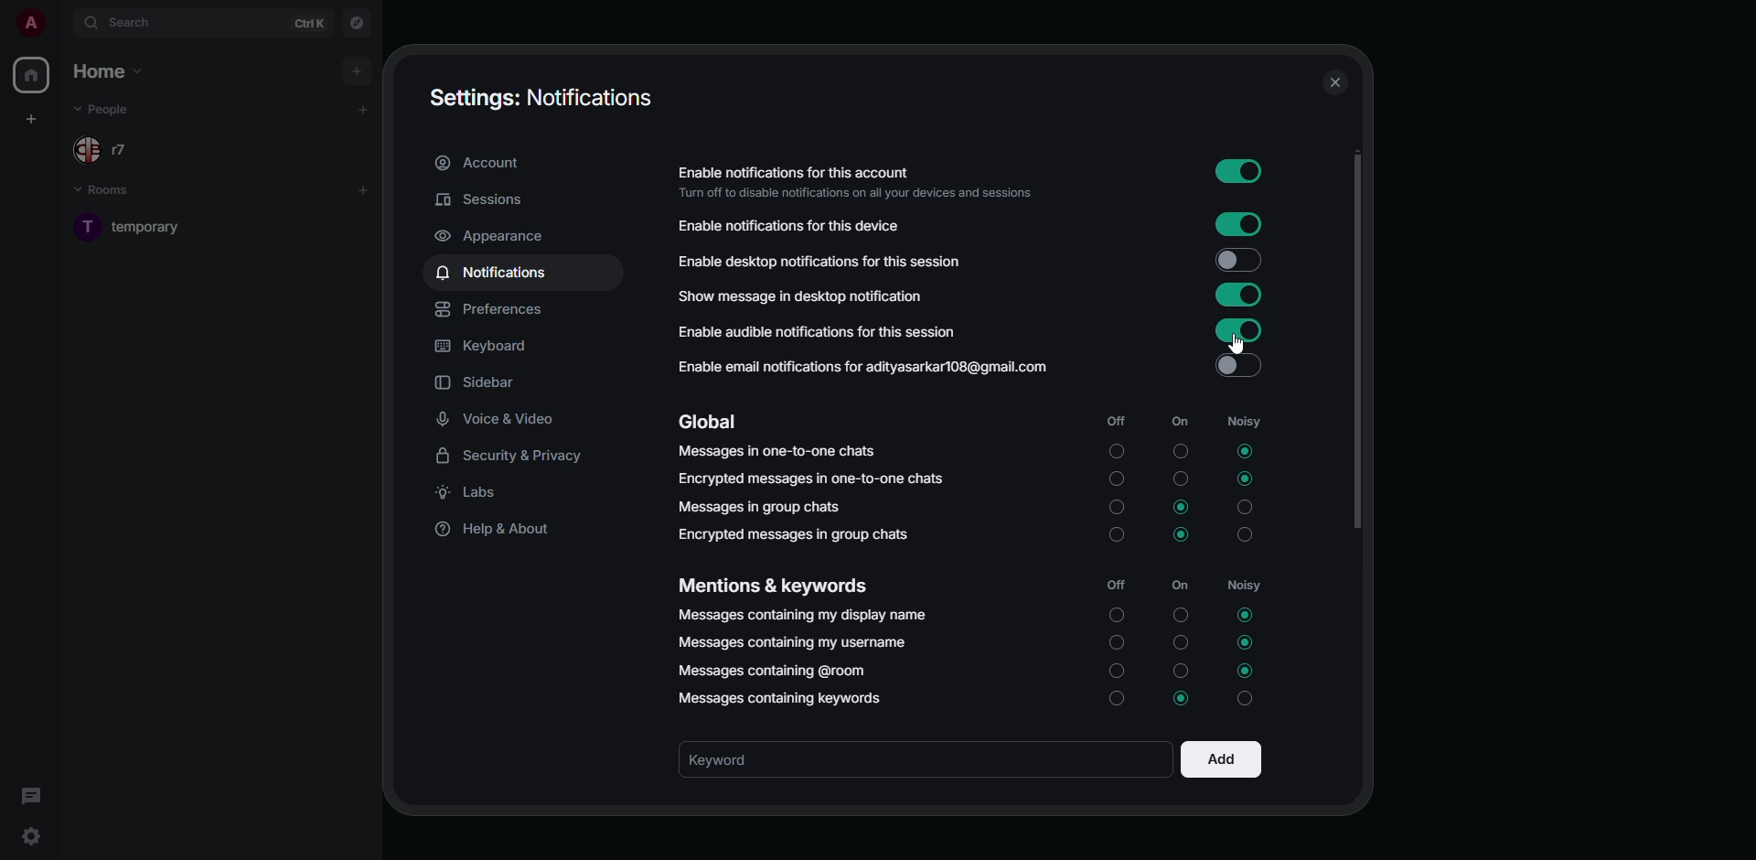 This screenshot has height=860, width=1756. Describe the element at coordinates (772, 672) in the screenshot. I see `messages containing @room` at that location.